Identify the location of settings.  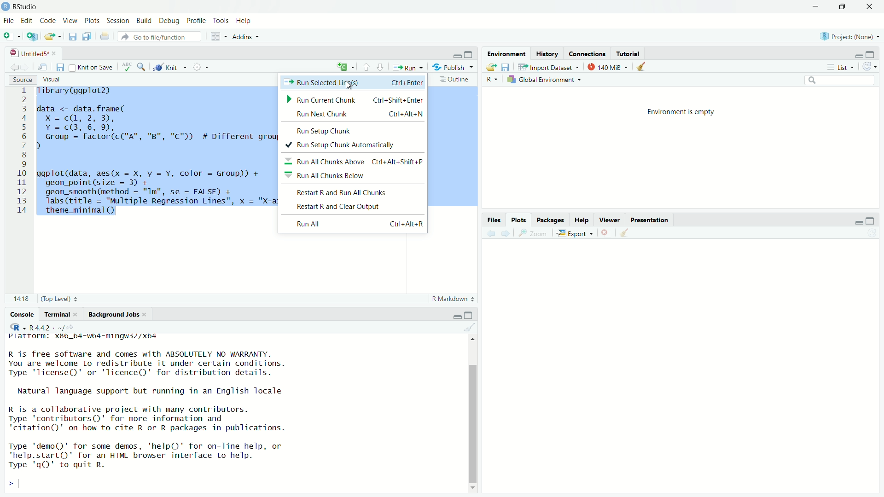
(204, 68).